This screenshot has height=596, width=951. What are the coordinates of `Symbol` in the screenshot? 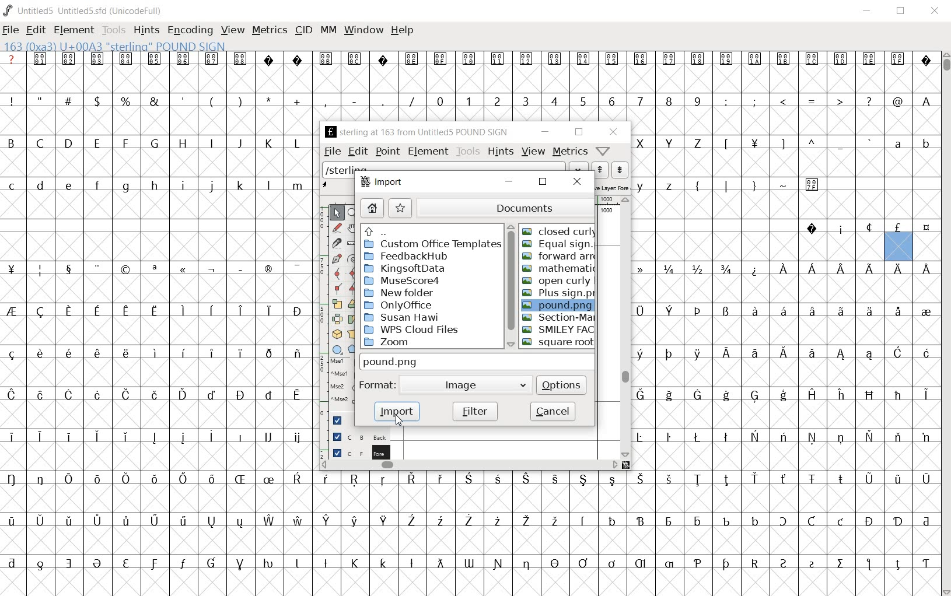 It's located at (784, 61).